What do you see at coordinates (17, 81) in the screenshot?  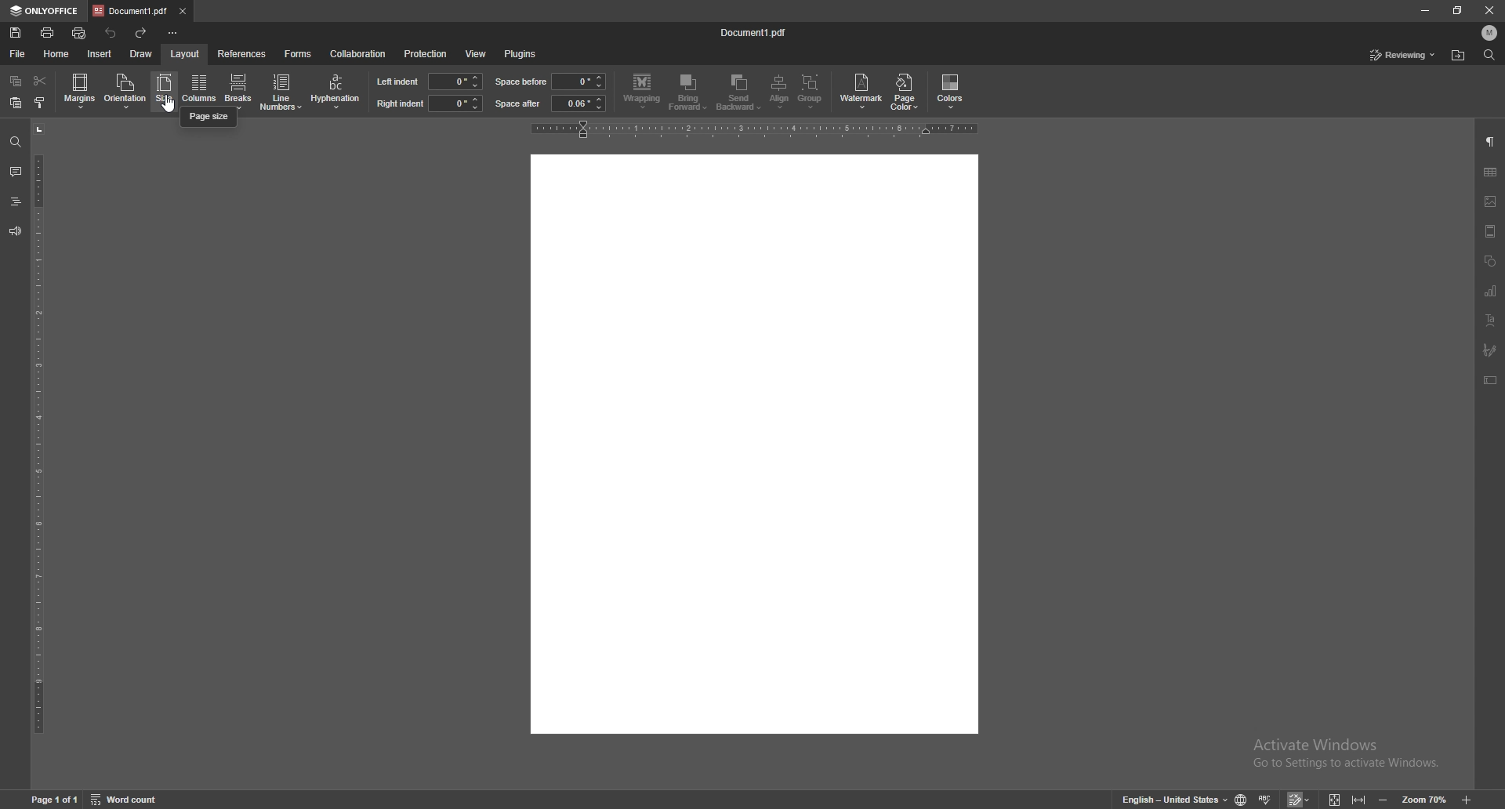 I see `copy` at bounding box center [17, 81].